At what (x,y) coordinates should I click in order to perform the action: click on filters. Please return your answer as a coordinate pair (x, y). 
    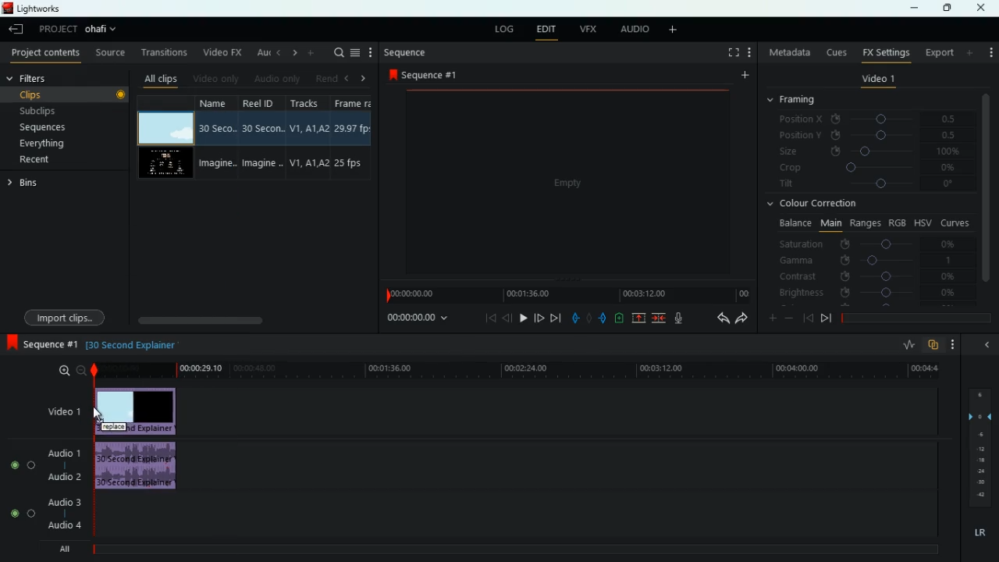
    Looking at the image, I should click on (33, 79).